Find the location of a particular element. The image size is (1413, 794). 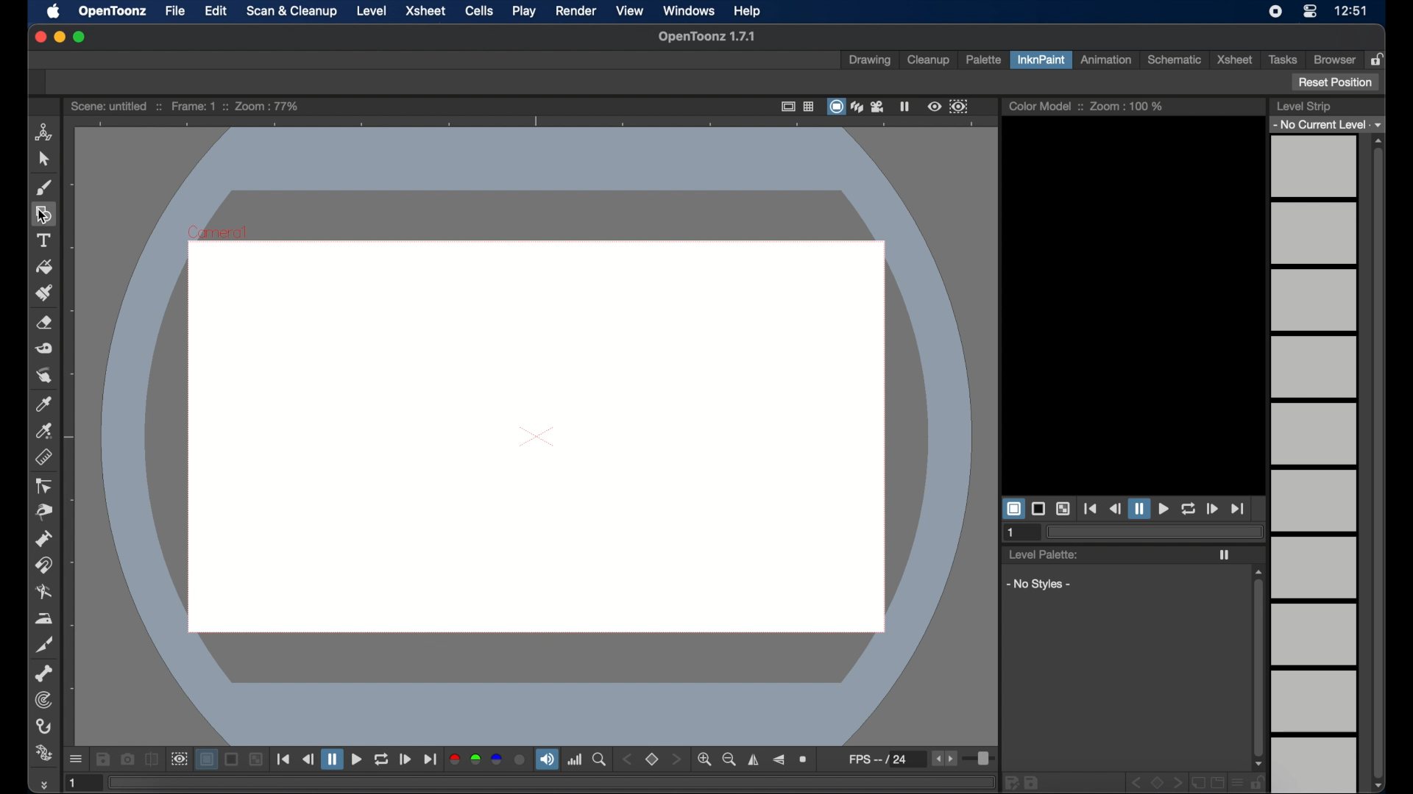

locator is located at coordinates (599, 759).